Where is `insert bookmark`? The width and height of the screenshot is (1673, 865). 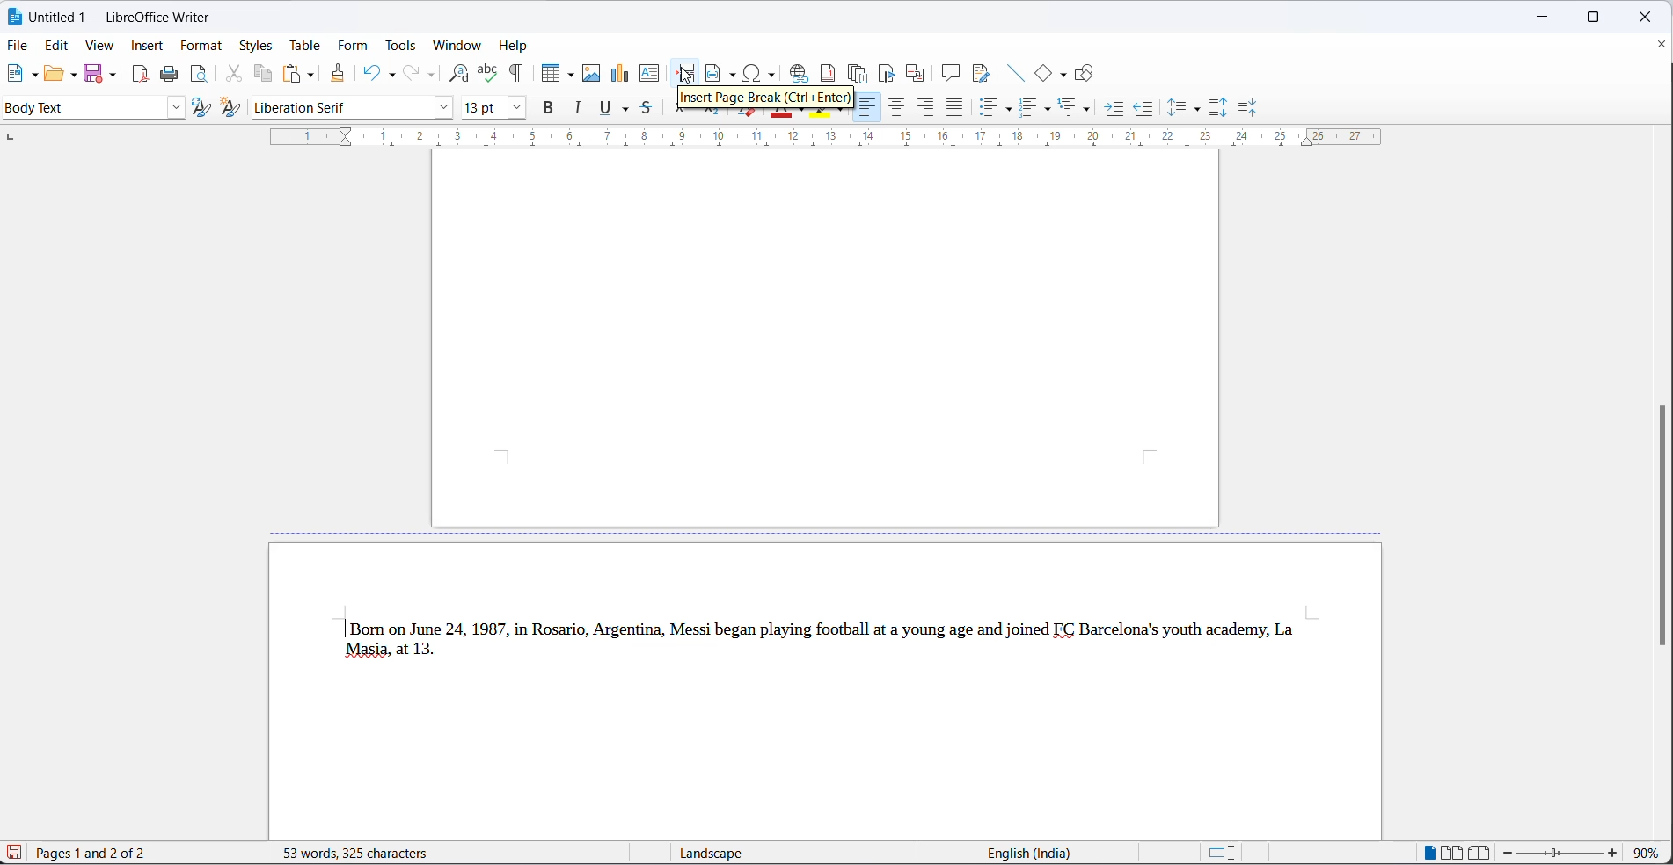
insert bookmark is located at coordinates (887, 74).